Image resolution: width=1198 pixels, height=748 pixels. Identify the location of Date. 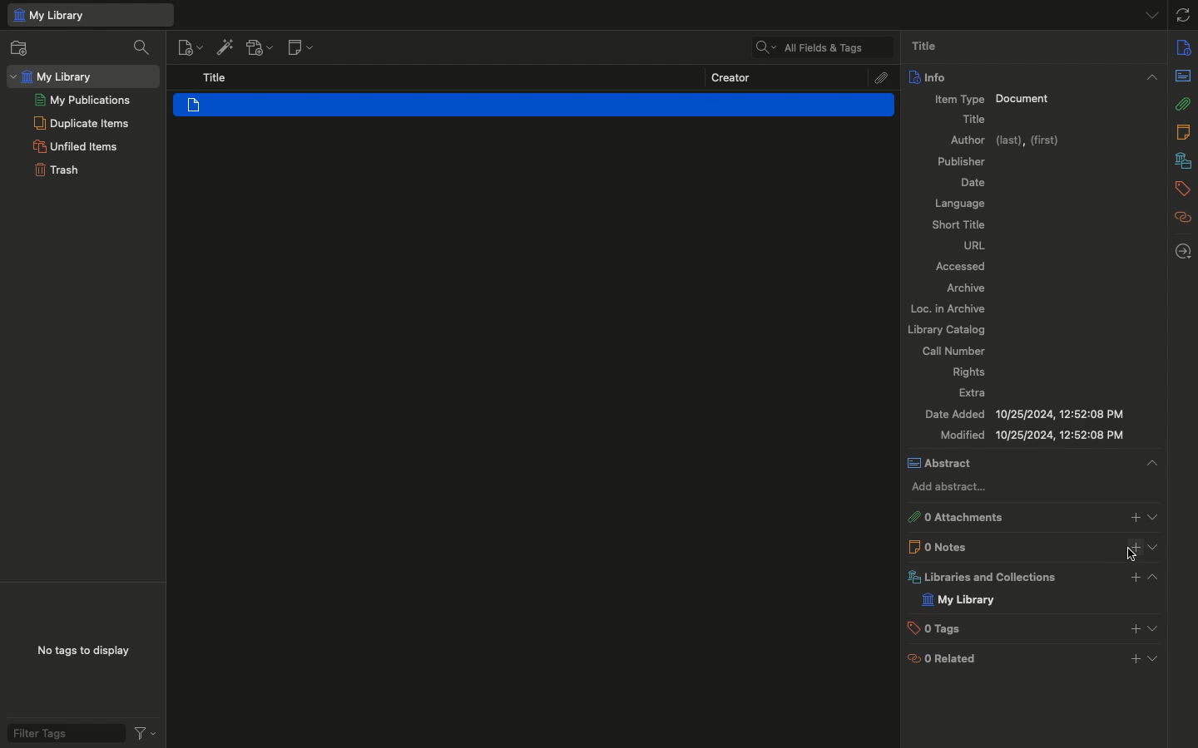
(975, 181).